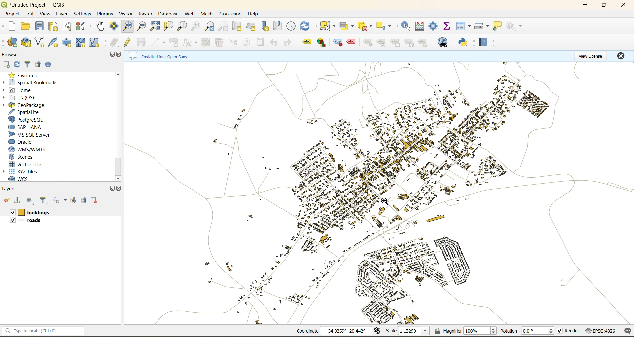 This screenshot has height=337, width=634. What do you see at coordinates (466, 330) in the screenshot?
I see `magnifier` at bounding box center [466, 330].